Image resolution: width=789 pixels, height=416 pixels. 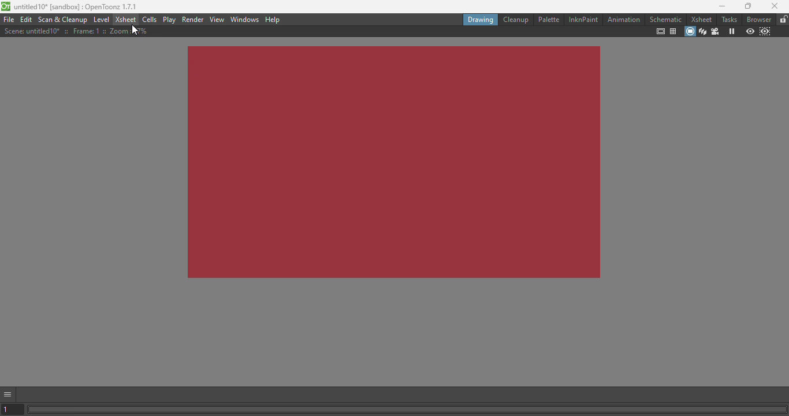 I want to click on Canvas, so click(x=393, y=163).